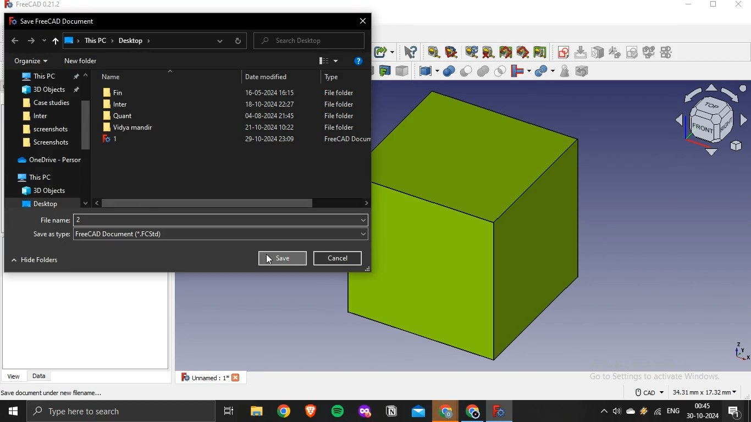  What do you see at coordinates (489, 52) in the screenshot?
I see `clear all` at bounding box center [489, 52].